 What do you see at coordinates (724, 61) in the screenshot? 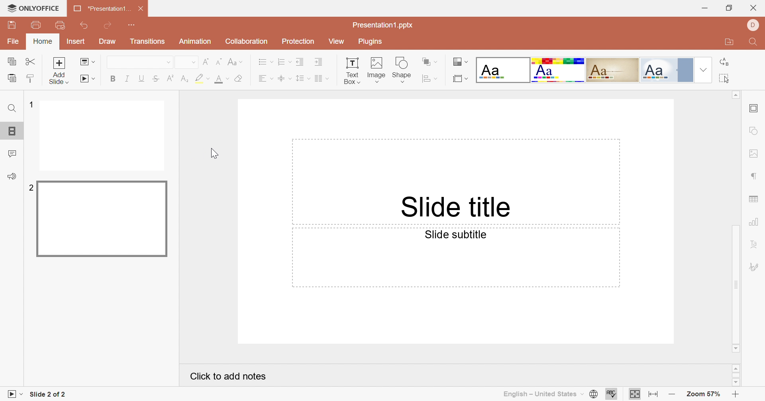
I see `Replace` at bounding box center [724, 61].